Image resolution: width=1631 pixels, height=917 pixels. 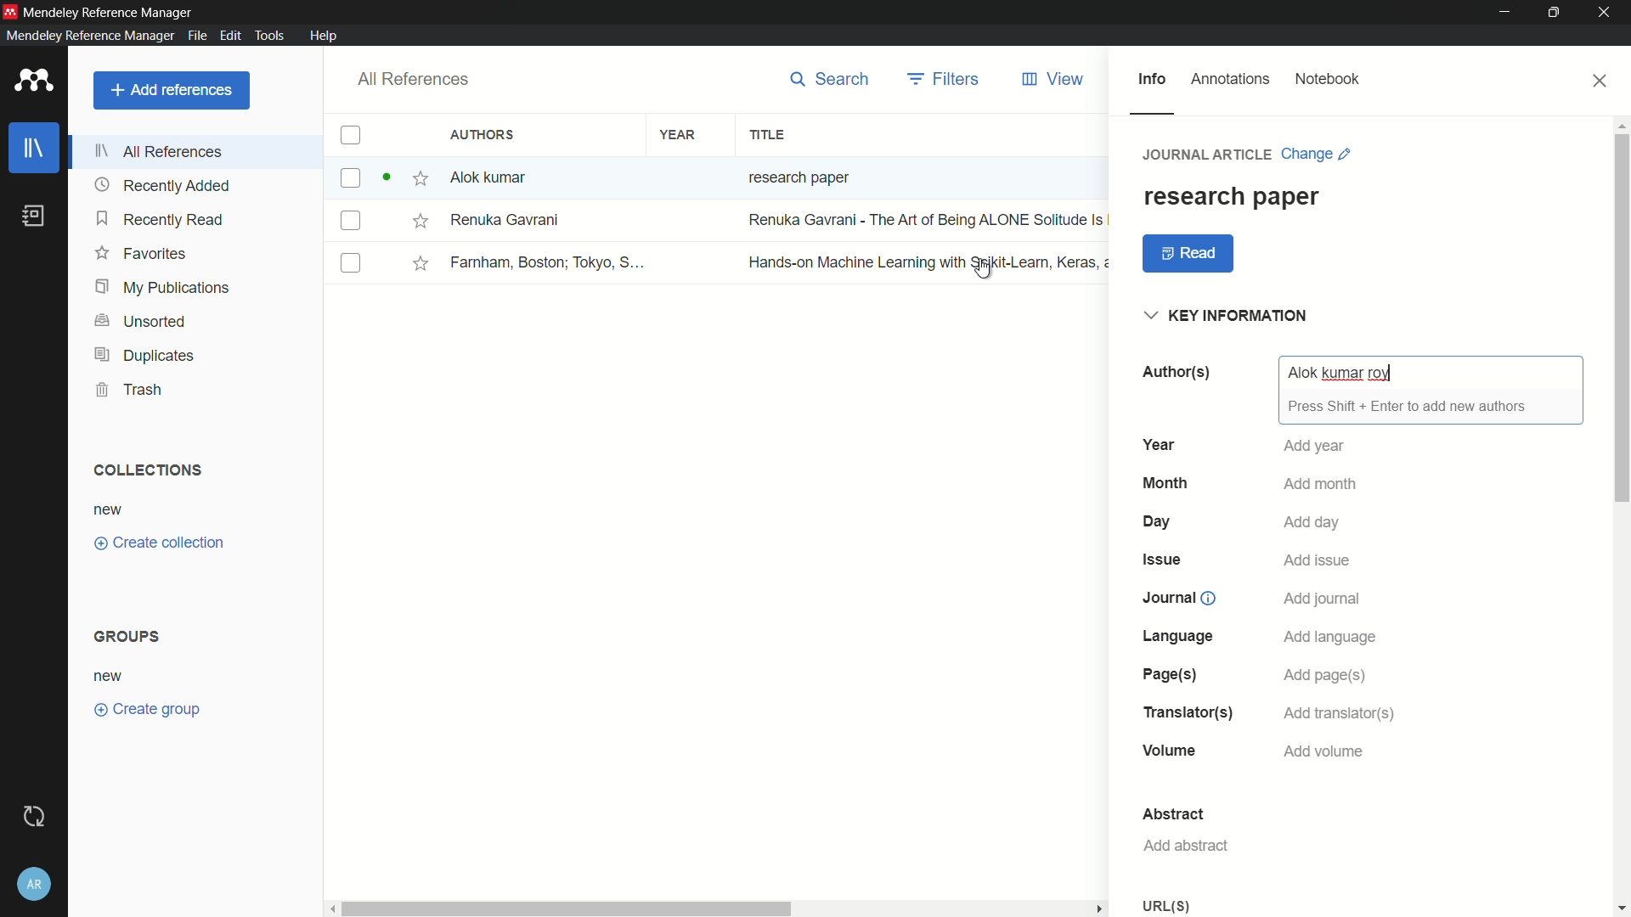 What do you see at coordinates (1323, 599) in the screenshot?
I see `add journal` at bounding box center [1323, 599].